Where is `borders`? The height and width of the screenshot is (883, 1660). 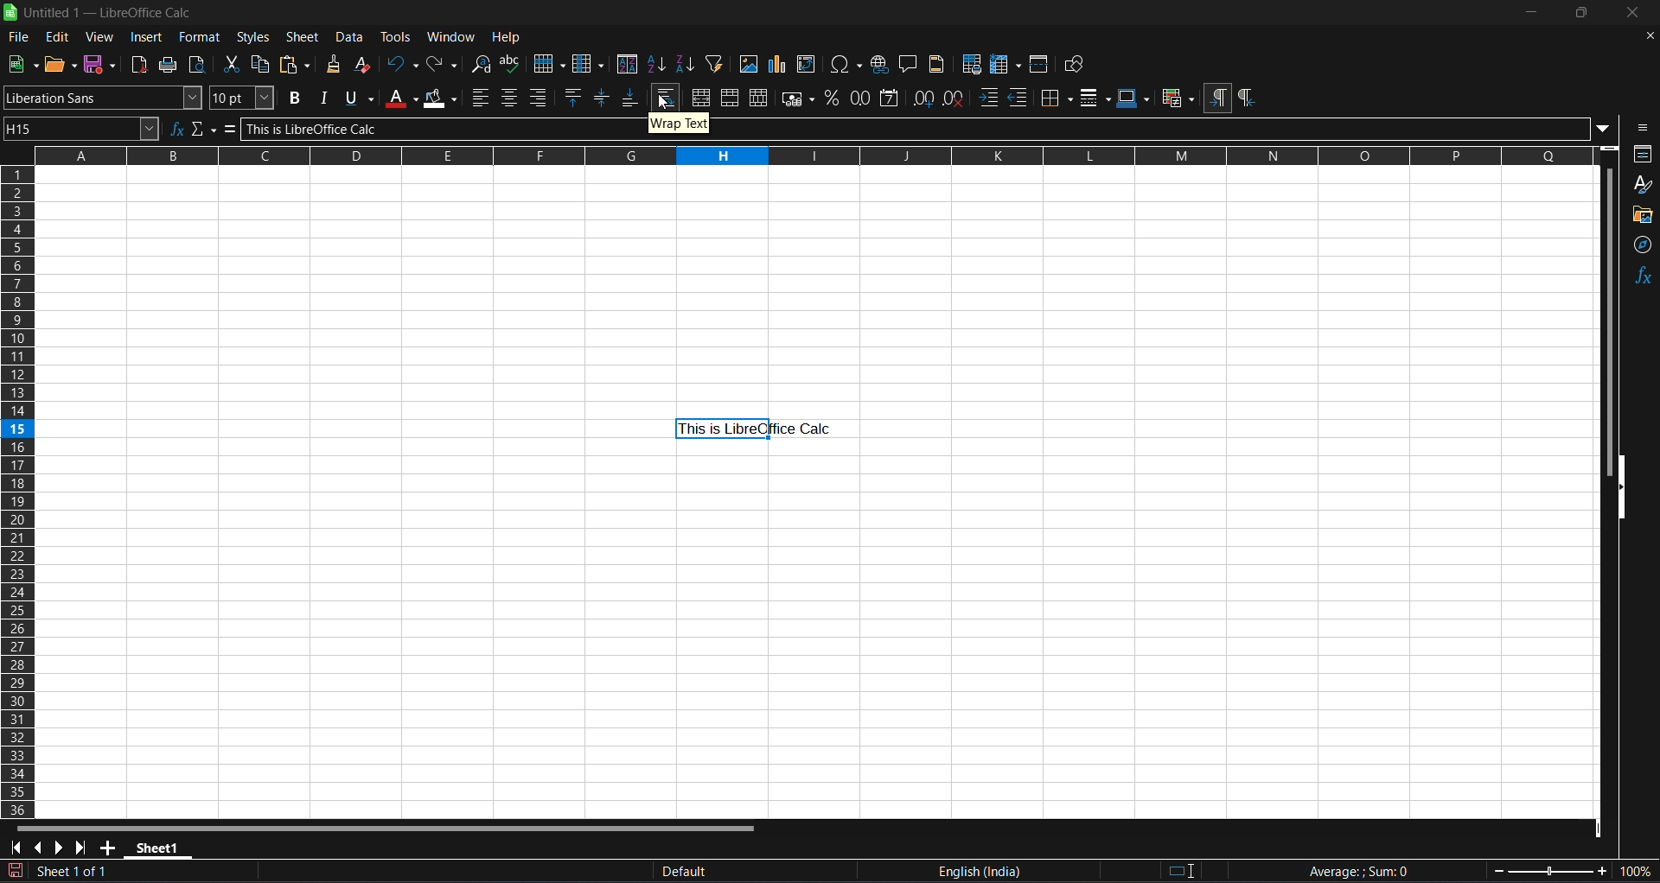 borders is located at coordinates (1055, 97).